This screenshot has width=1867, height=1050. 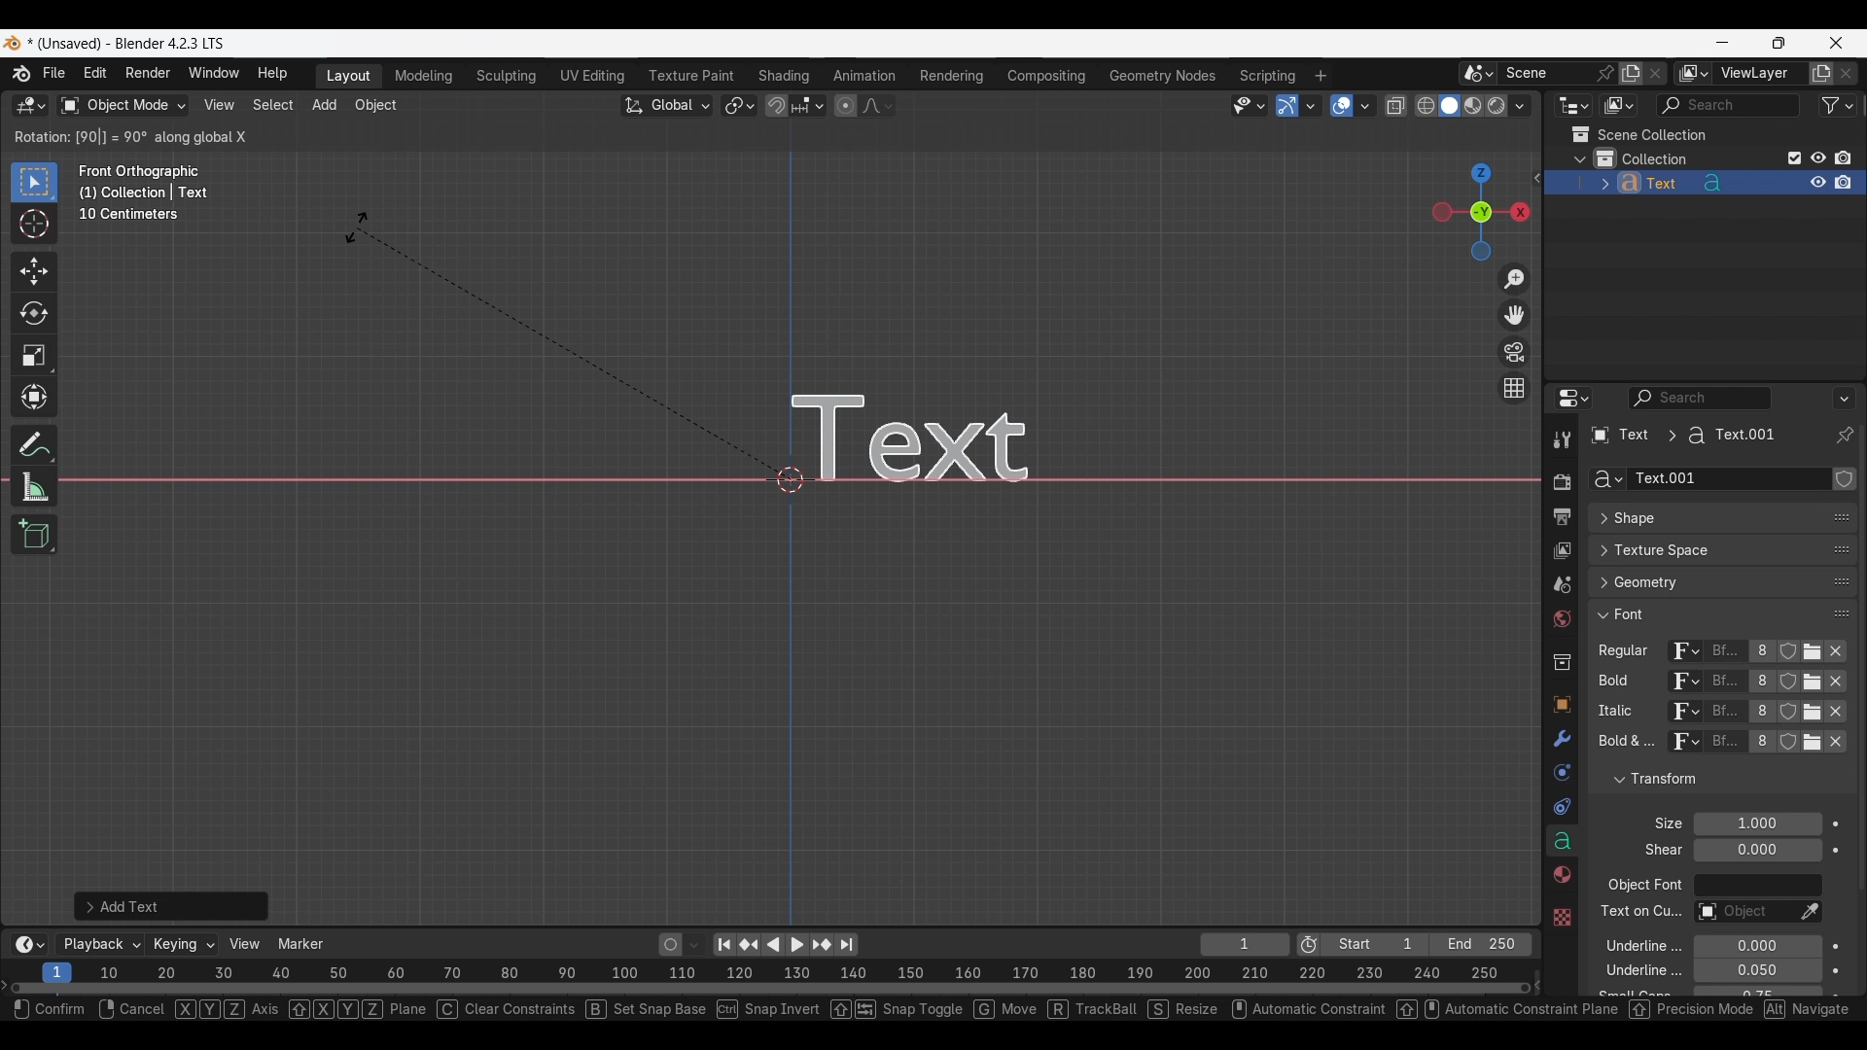 I want to click on precision mode, so click(x=1698, y=1013).